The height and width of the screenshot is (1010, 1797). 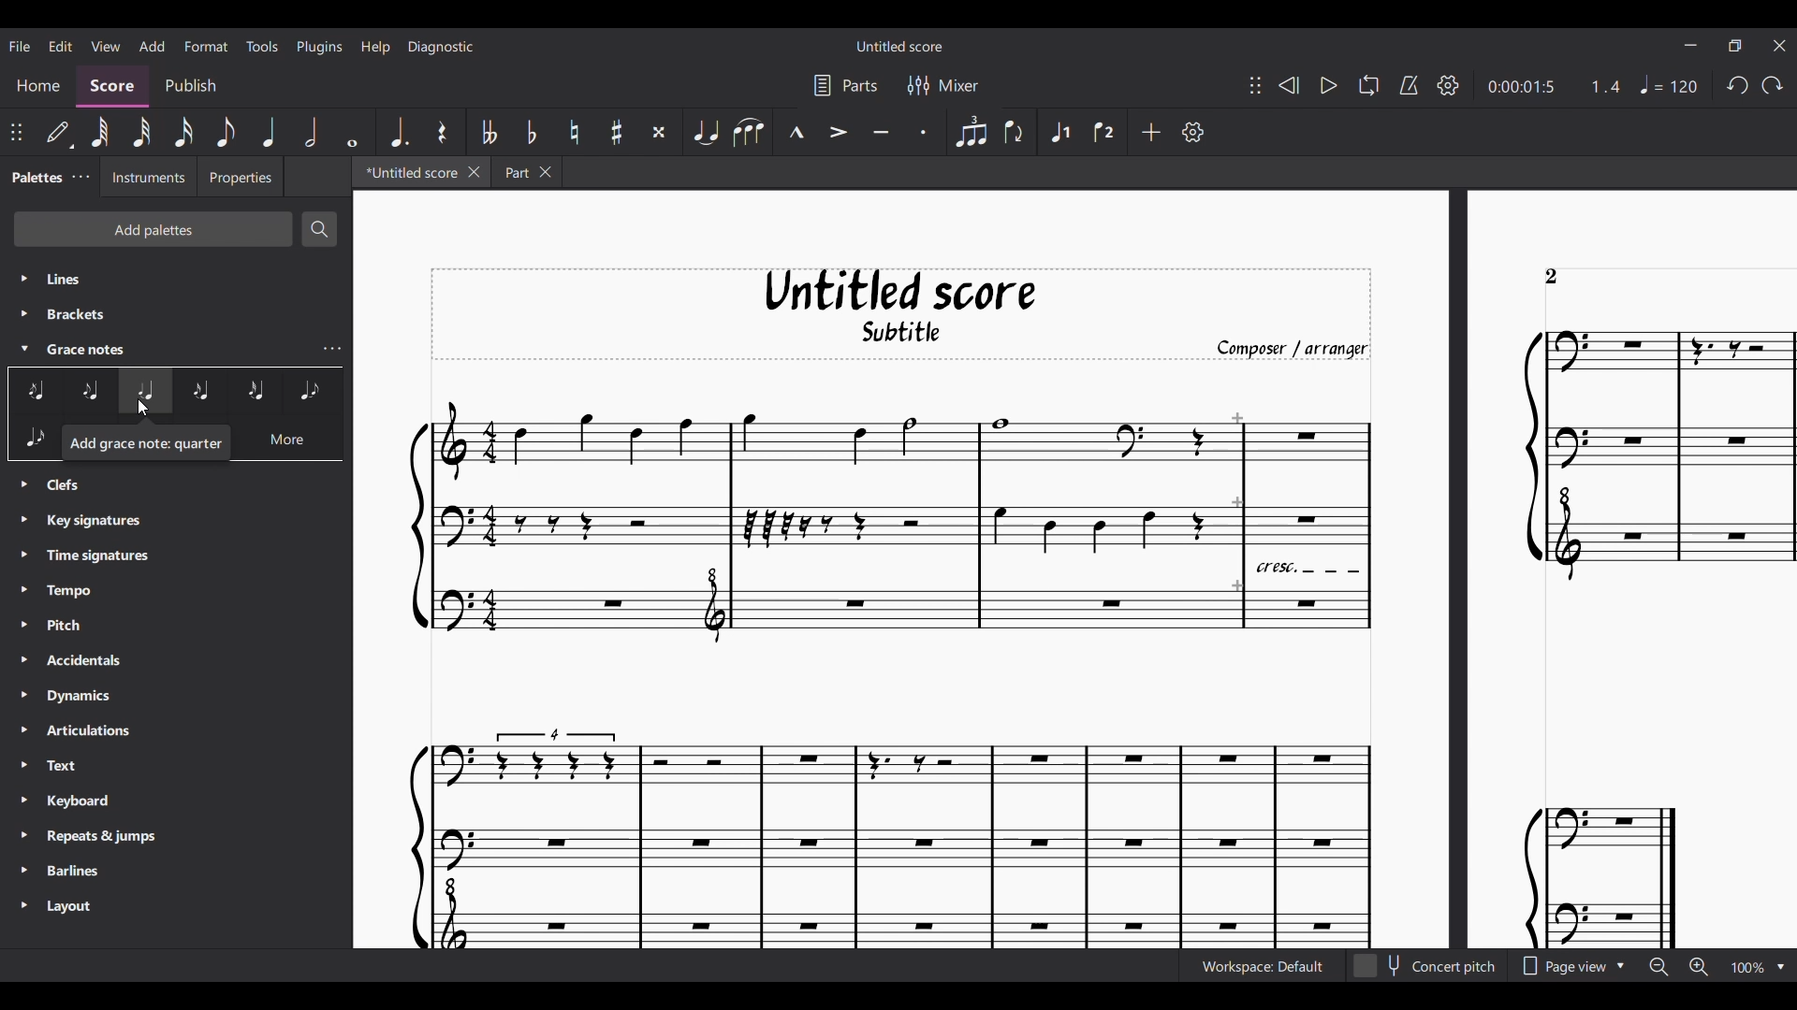 I want to click on Quarter note, so click(x=269, y=132).